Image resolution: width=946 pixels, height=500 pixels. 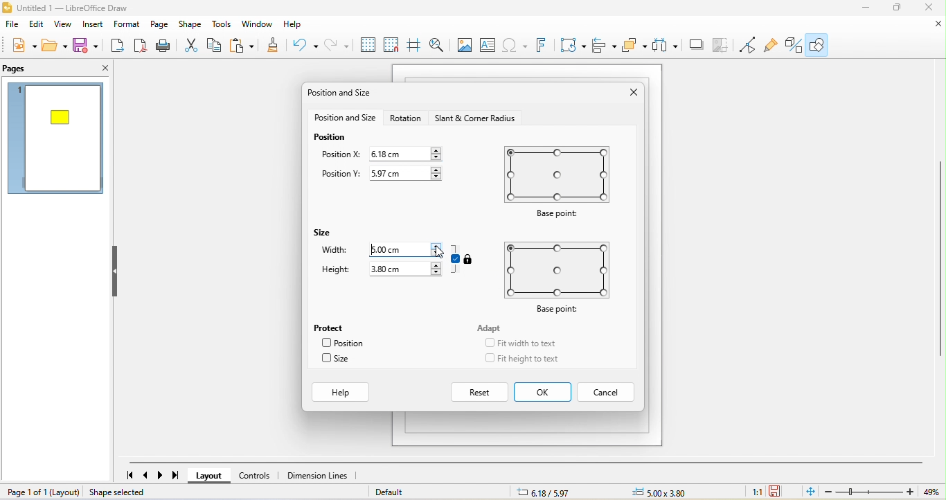 What do you see at coordinates (125, 493) in the screenshot?
I see `shape selected` at bounding box center [125, 493].